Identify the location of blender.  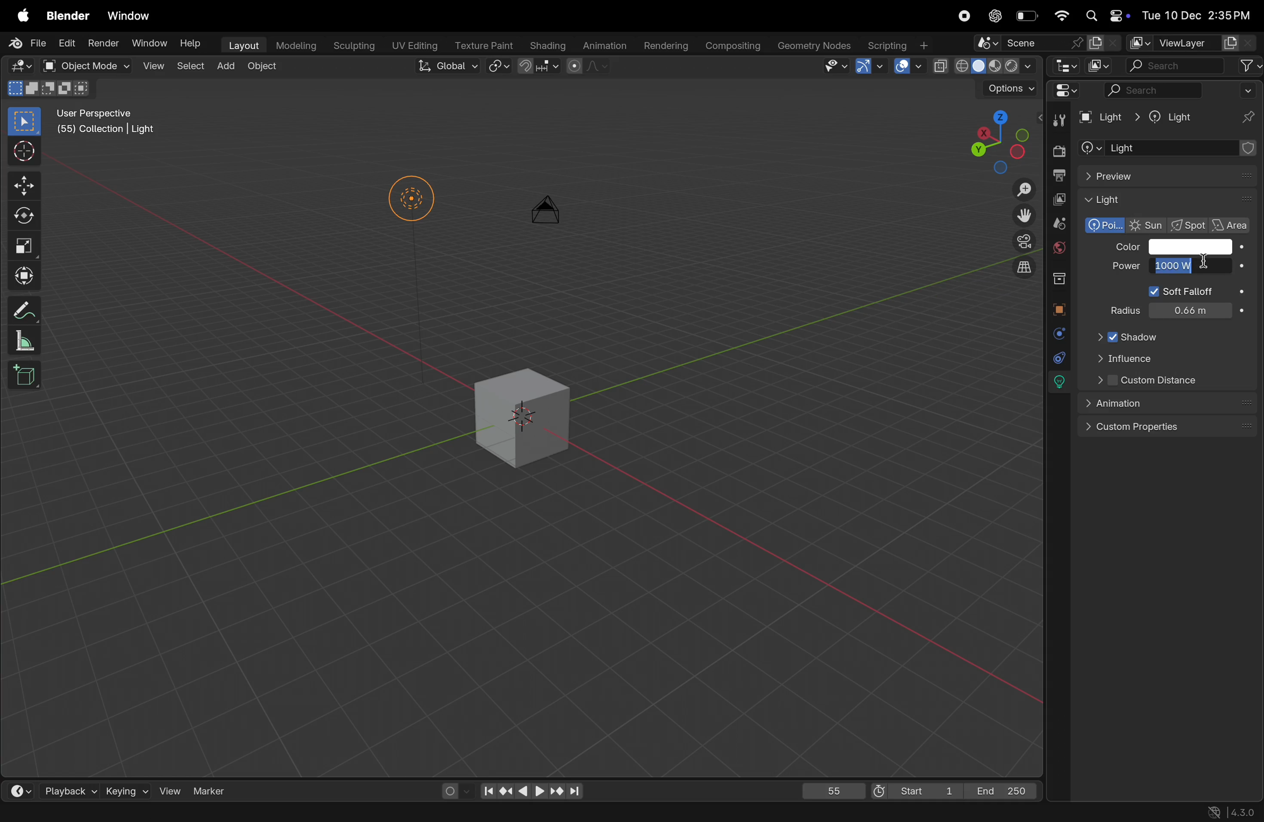
(68, 14).